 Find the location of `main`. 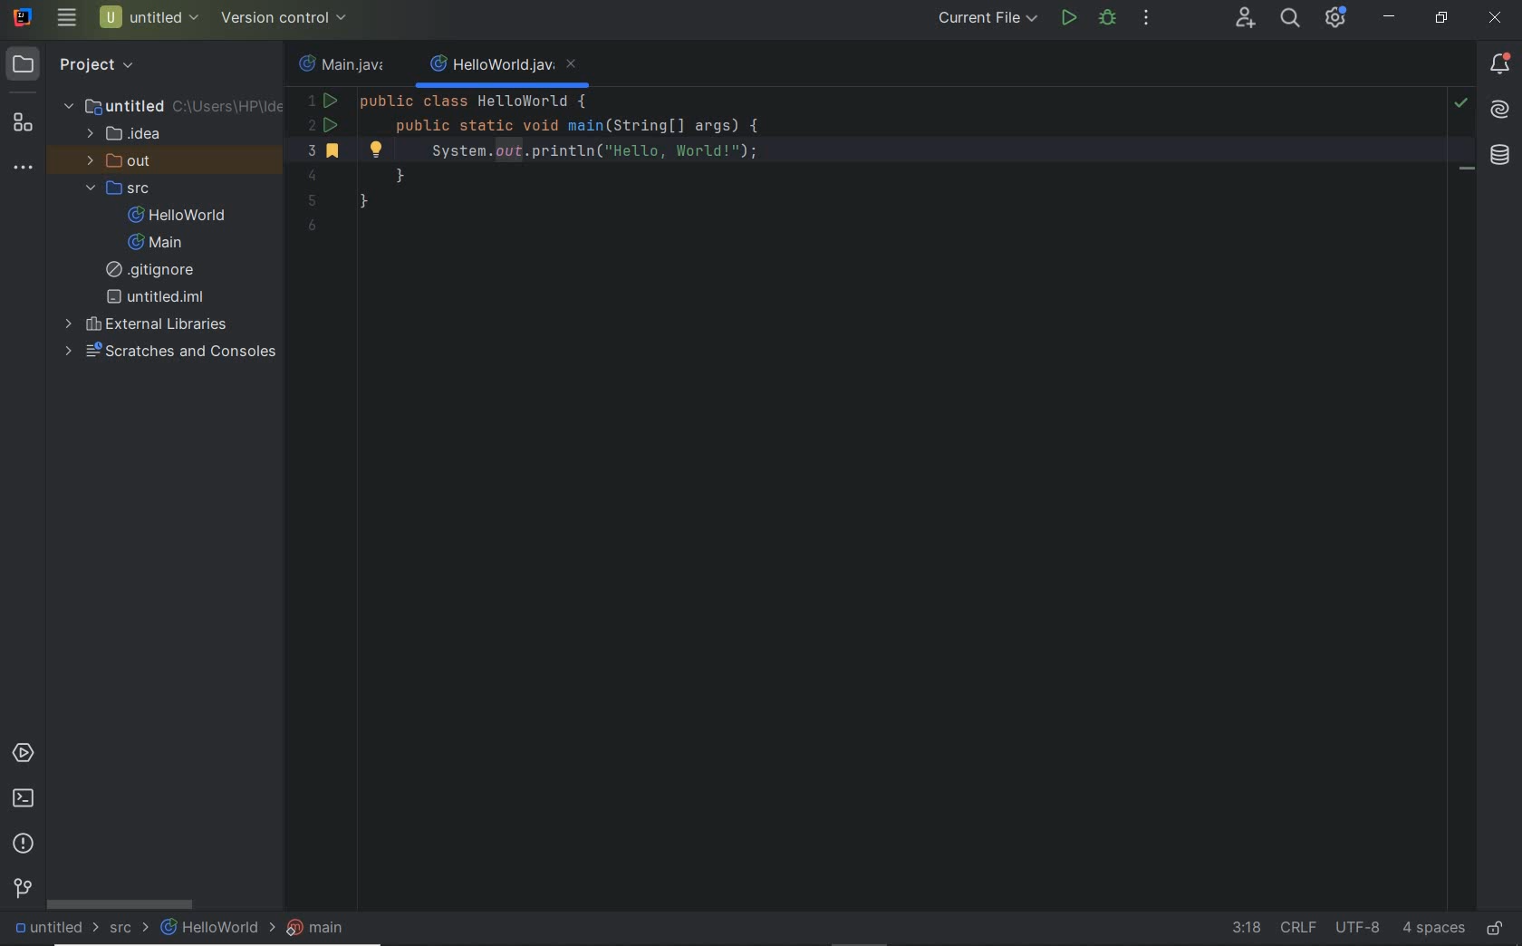

main is located at coordinates (315, 926).